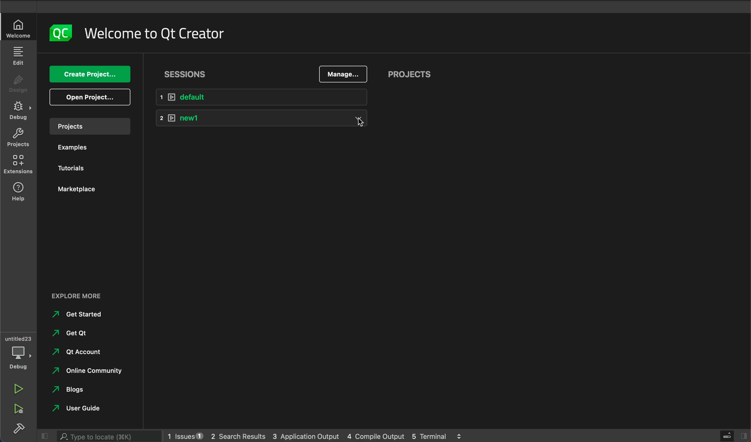 The image size is (751, 442). I want to click on create , so click(89, 75).